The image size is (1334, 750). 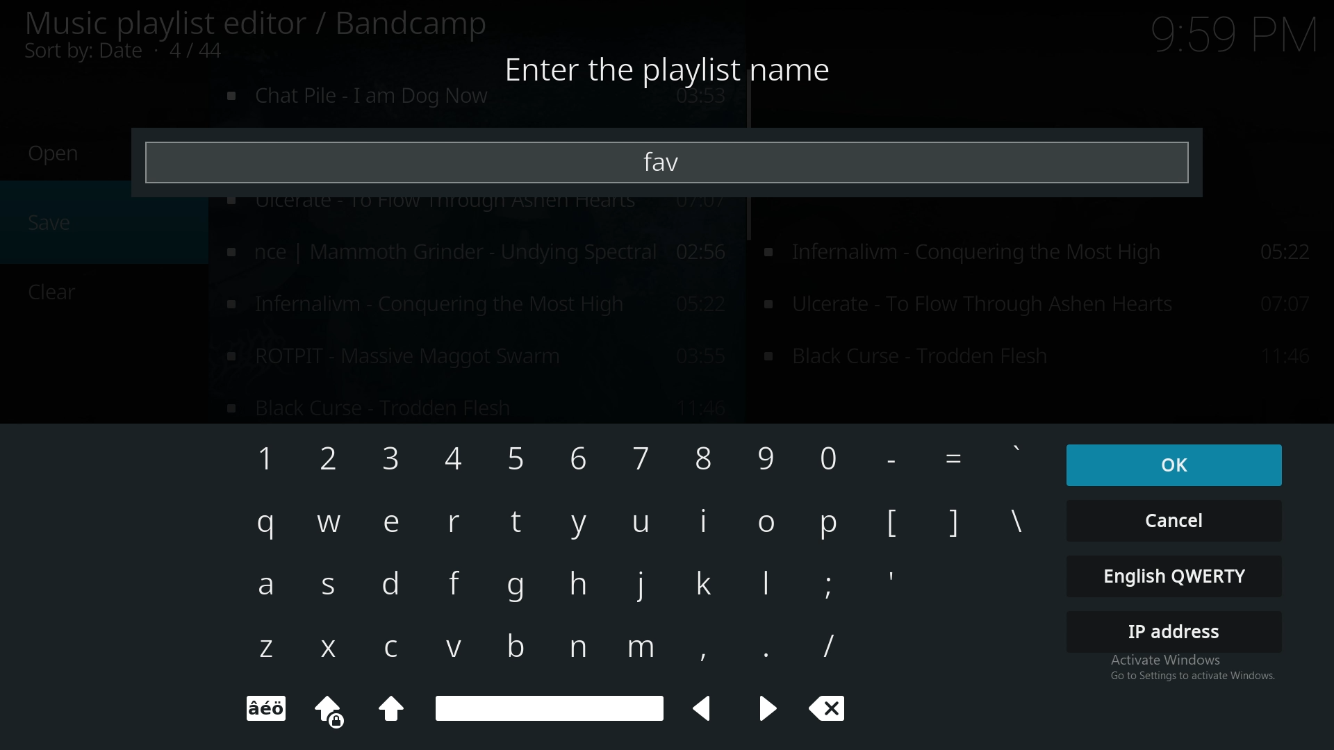 What do you see at coordinates (459, 581) in the screenshot?
I see `keyboard input` at bounding box center [459, 581].